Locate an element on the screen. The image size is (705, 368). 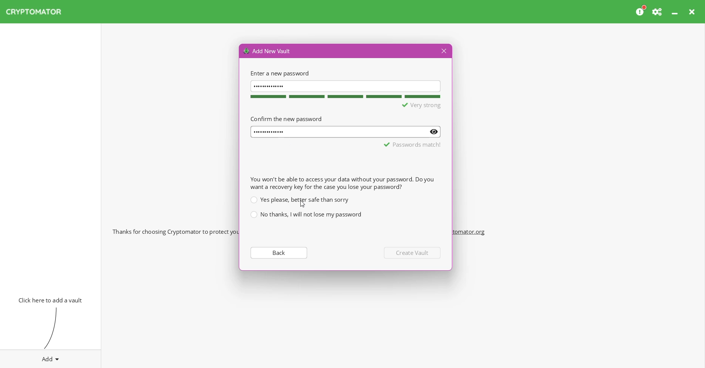
CRYPTOMATOR Application Name is located at coordinates (37, 12).